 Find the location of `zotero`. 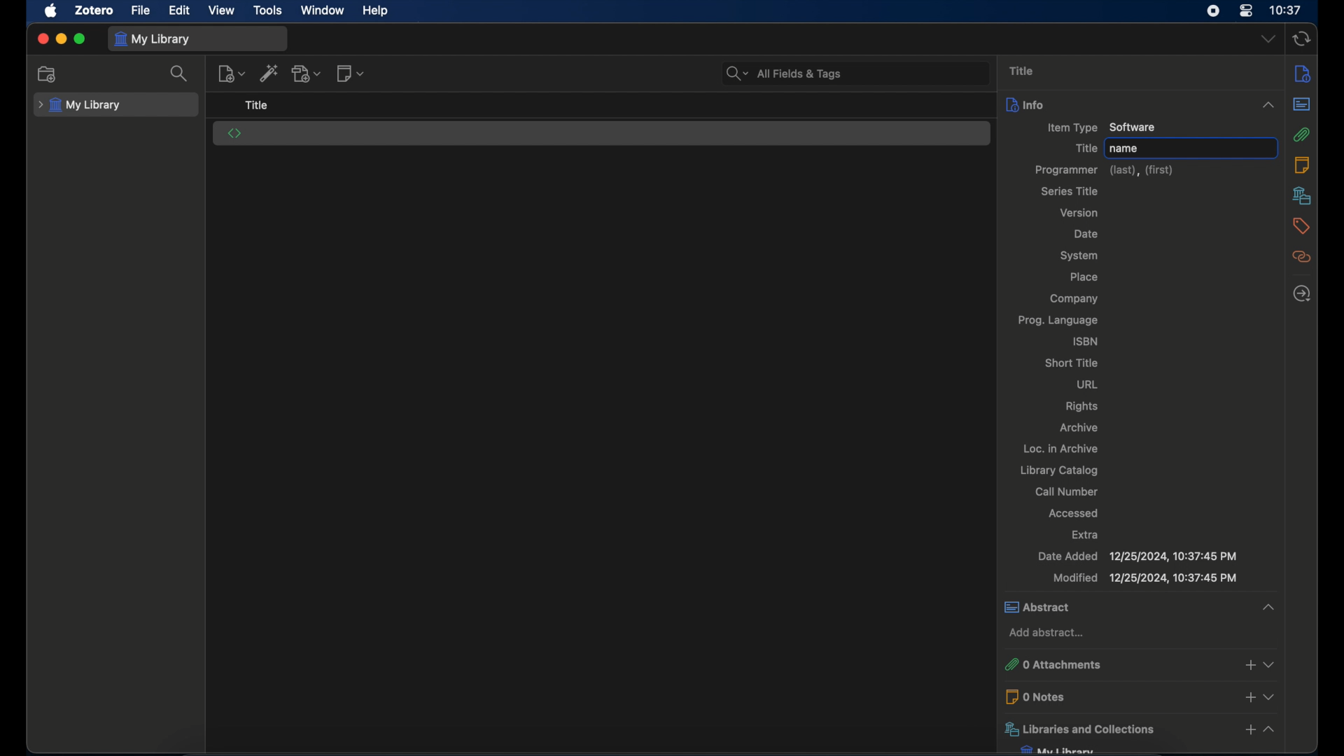

zotero is located at coordinates (96, 10).